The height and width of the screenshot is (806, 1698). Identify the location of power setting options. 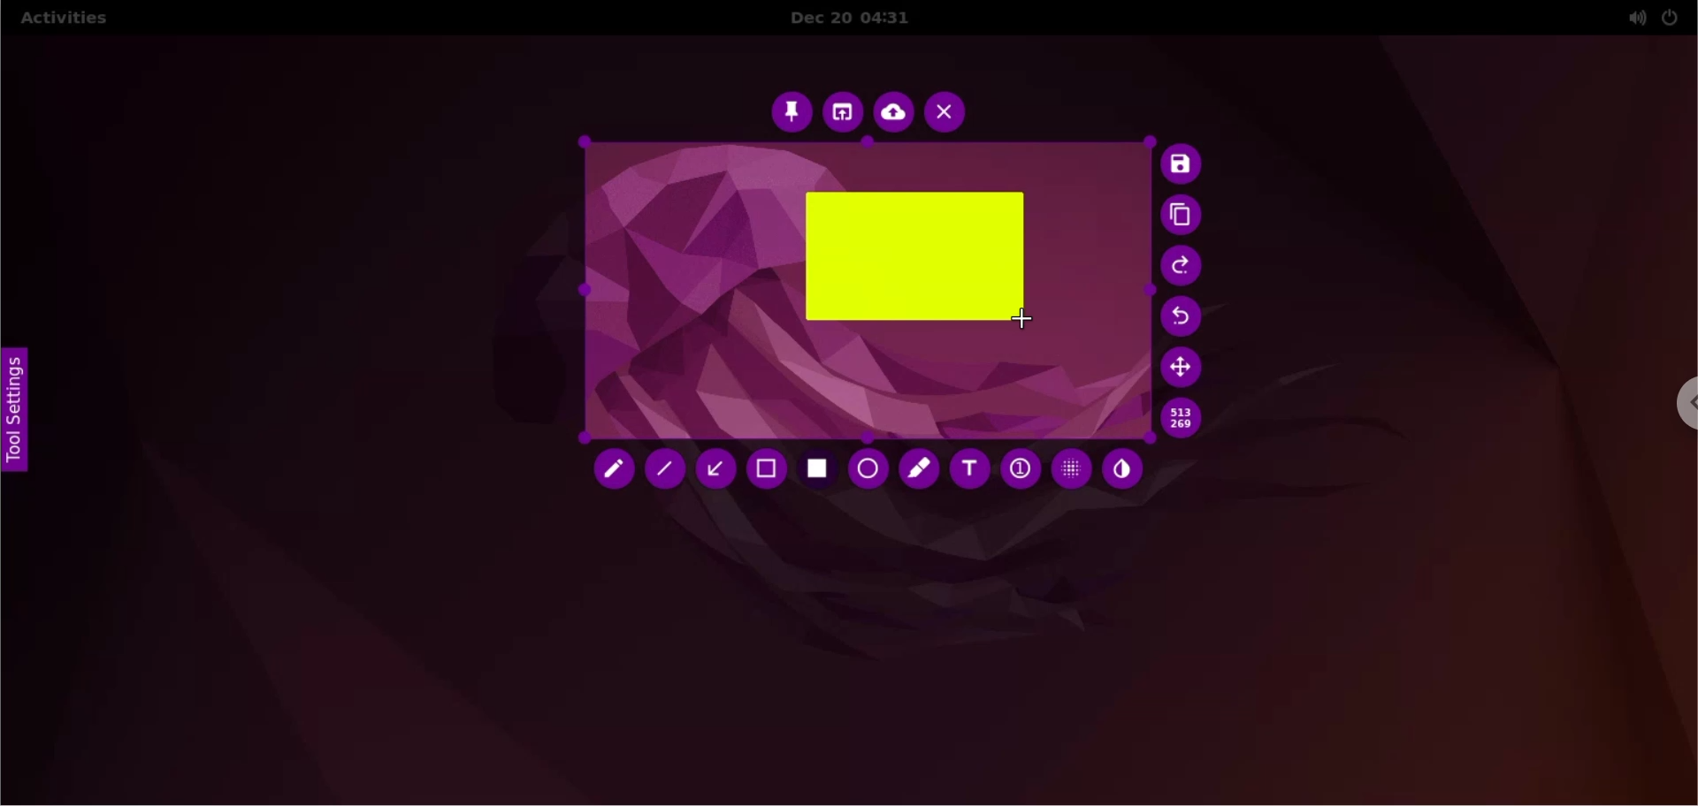
(1677, 16).